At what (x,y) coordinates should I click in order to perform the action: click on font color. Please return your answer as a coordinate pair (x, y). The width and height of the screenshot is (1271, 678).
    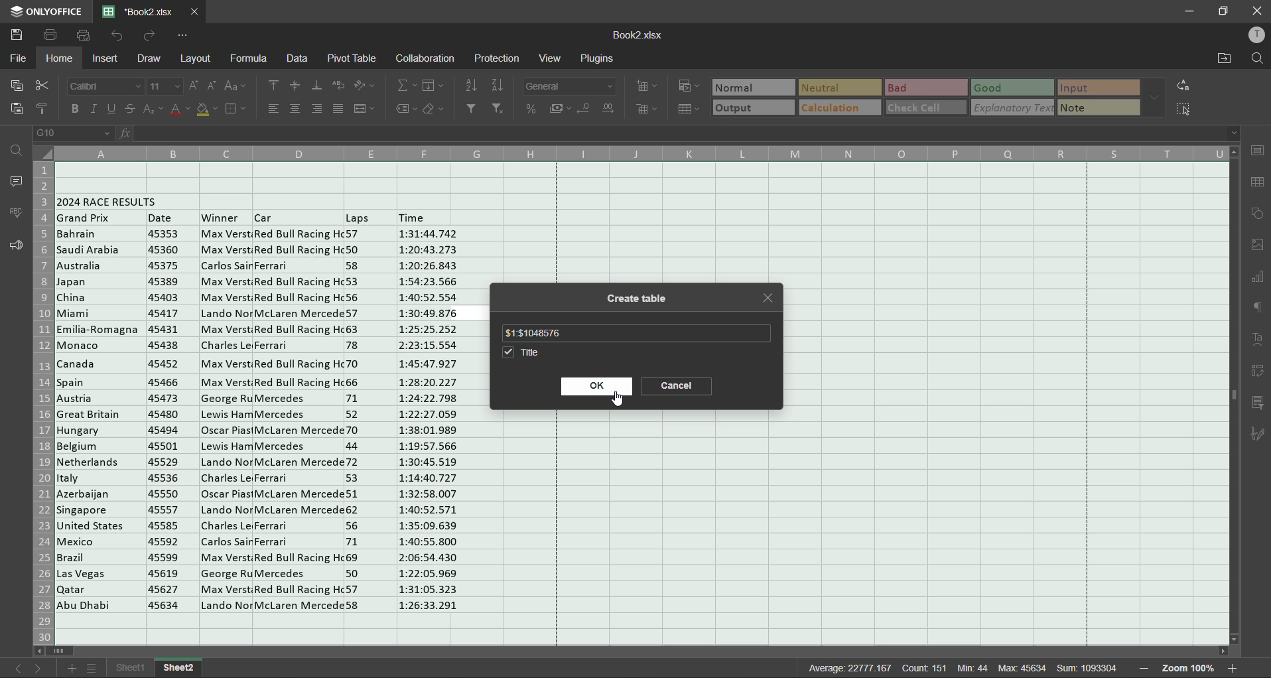
    Looking at the image, I should click on (180, 112).